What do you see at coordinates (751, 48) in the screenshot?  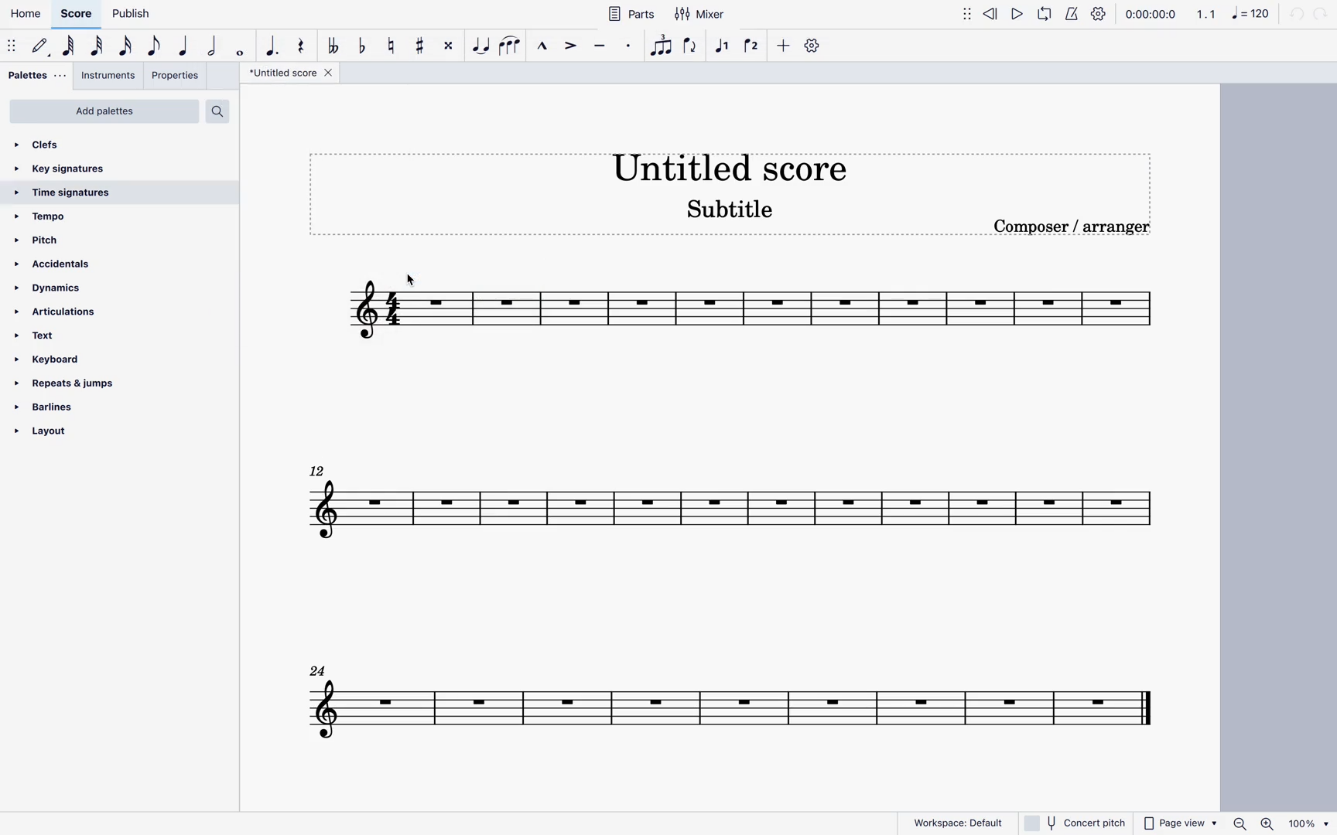 I see `voice 2` at bounding box center [751, 48].